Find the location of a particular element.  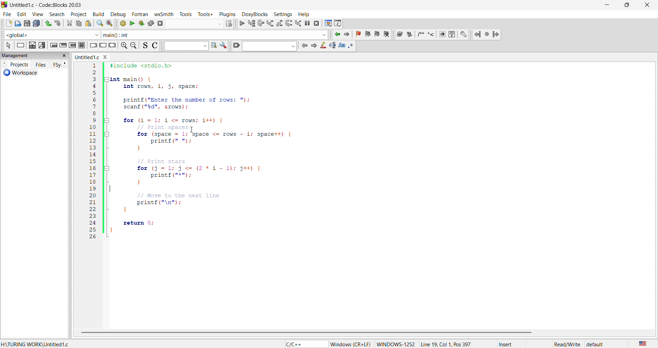

save everything is located at coordinates (37, 23).